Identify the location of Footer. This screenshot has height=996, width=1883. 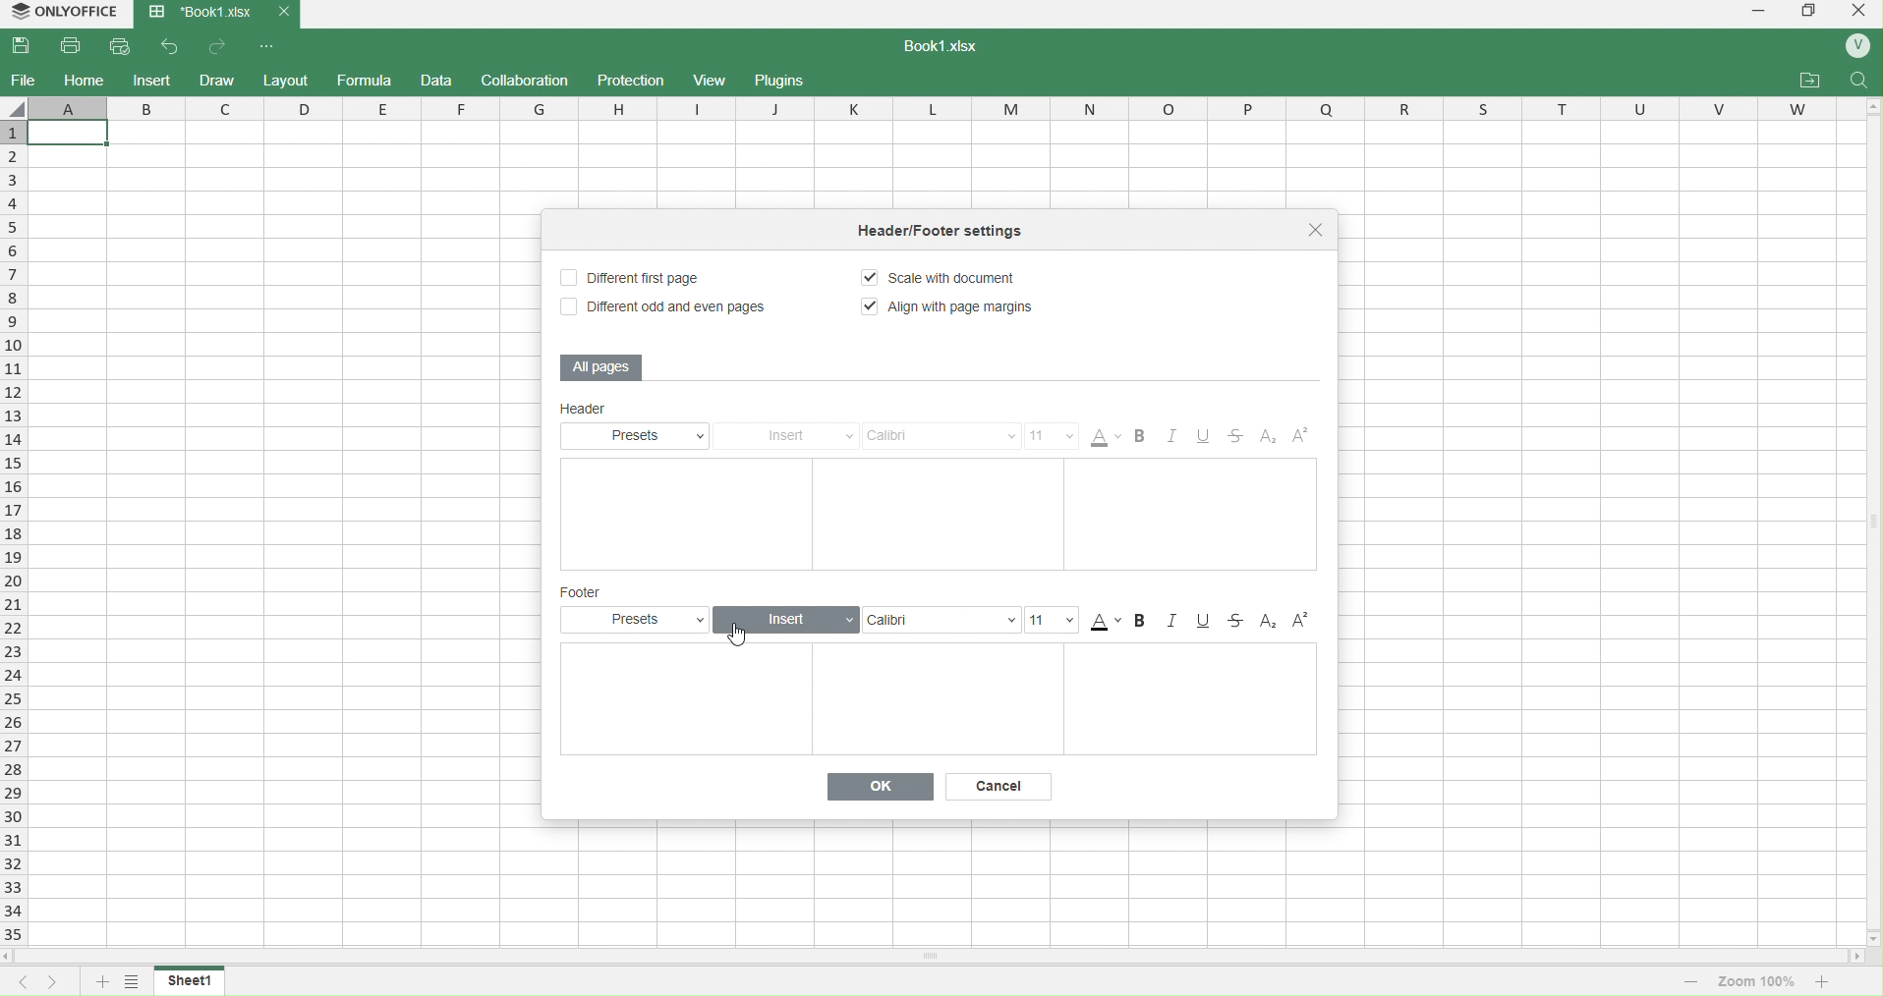
(585, 592).